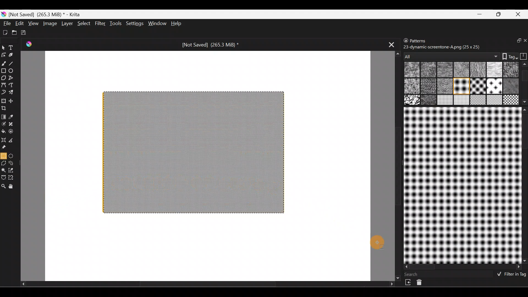 The height and width of the screenshot is (297, 528). Describe the element at coordinates (446, 100) in the screenshot. I see `16 Texture_woody.png` at that location.